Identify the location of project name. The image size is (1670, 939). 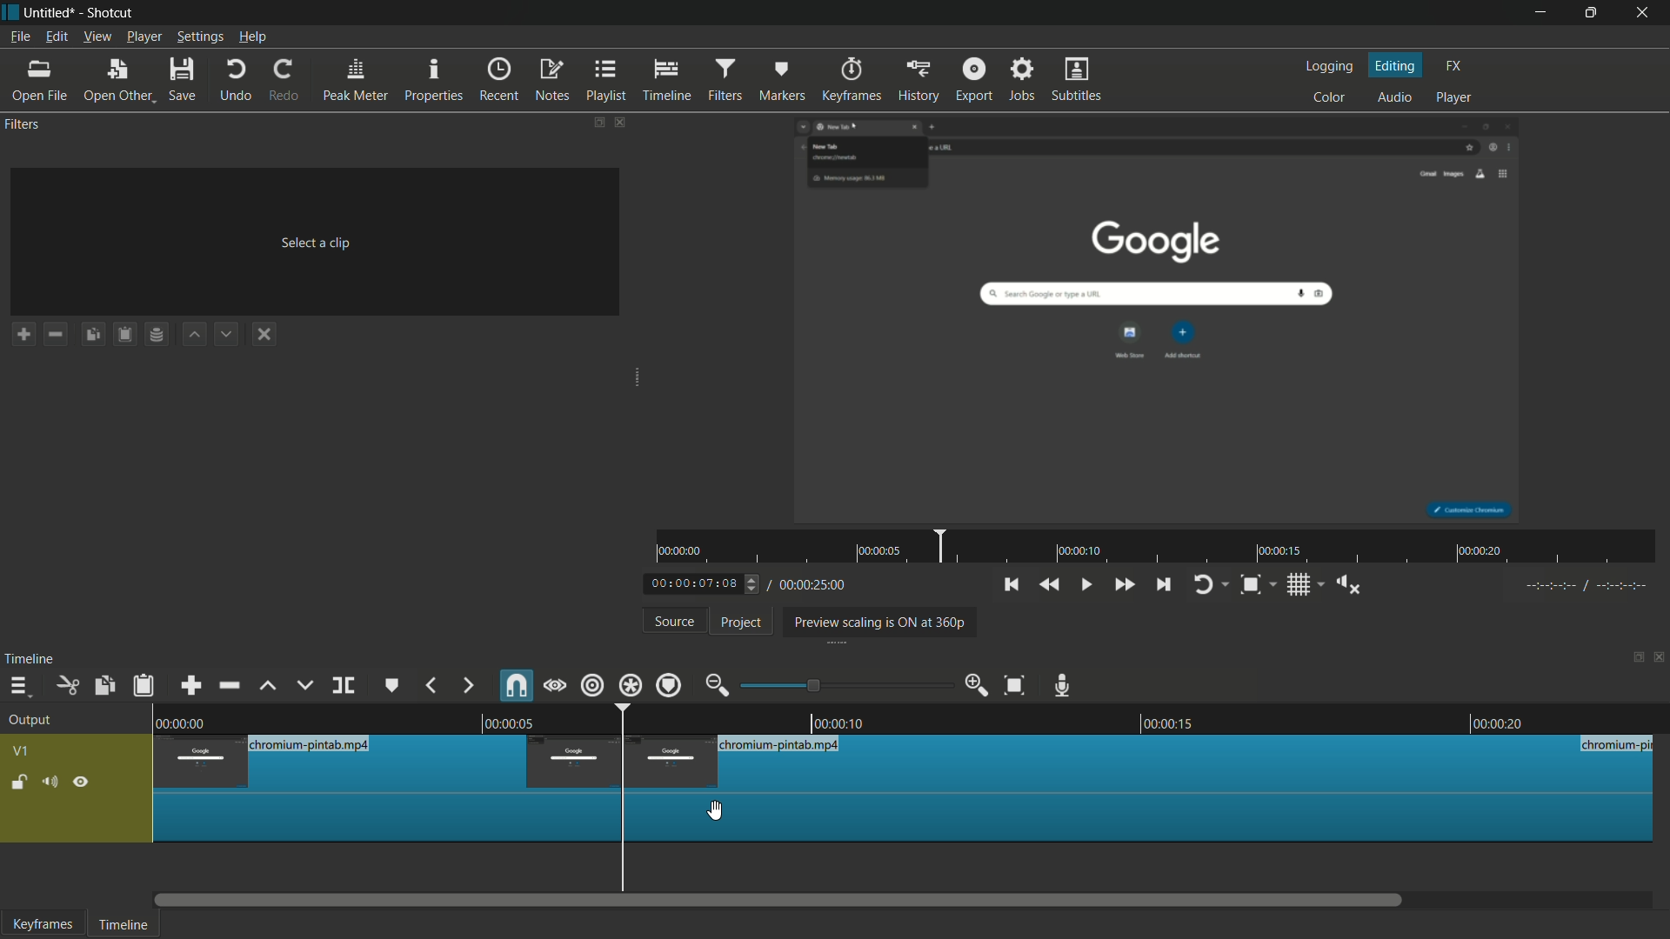
(47, 13).